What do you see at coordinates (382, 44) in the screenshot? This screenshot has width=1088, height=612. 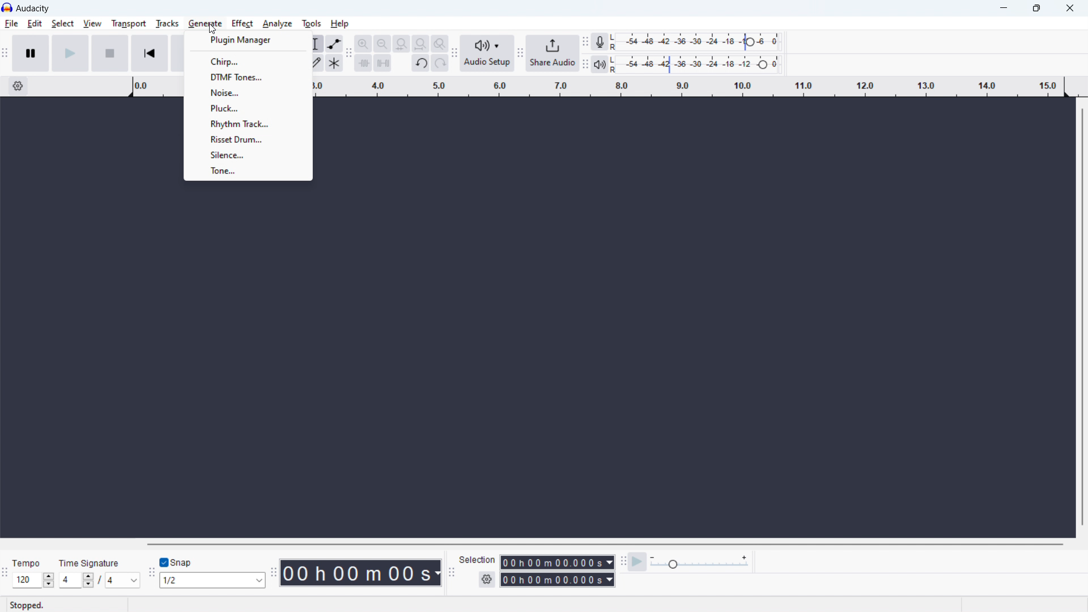 I see `zoom out` at bounding box center [382, 44].